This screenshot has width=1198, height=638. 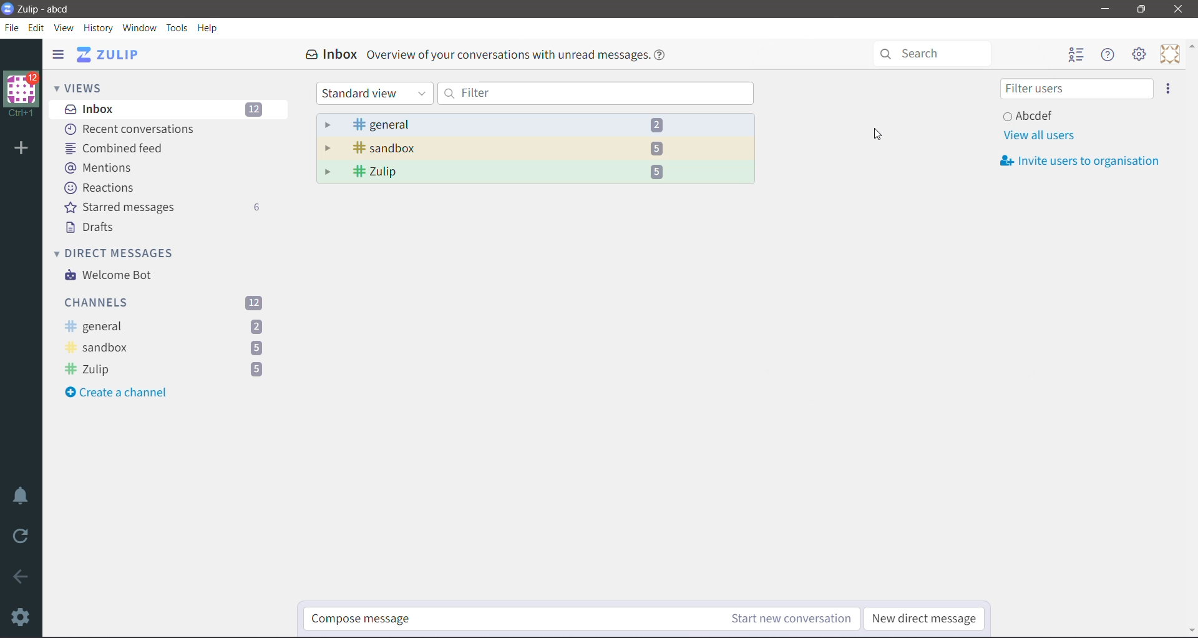 What do you see at coordinates (1109, 55) in the screenshot?
I see `Help Menu` at bounding box center [1109, 55].